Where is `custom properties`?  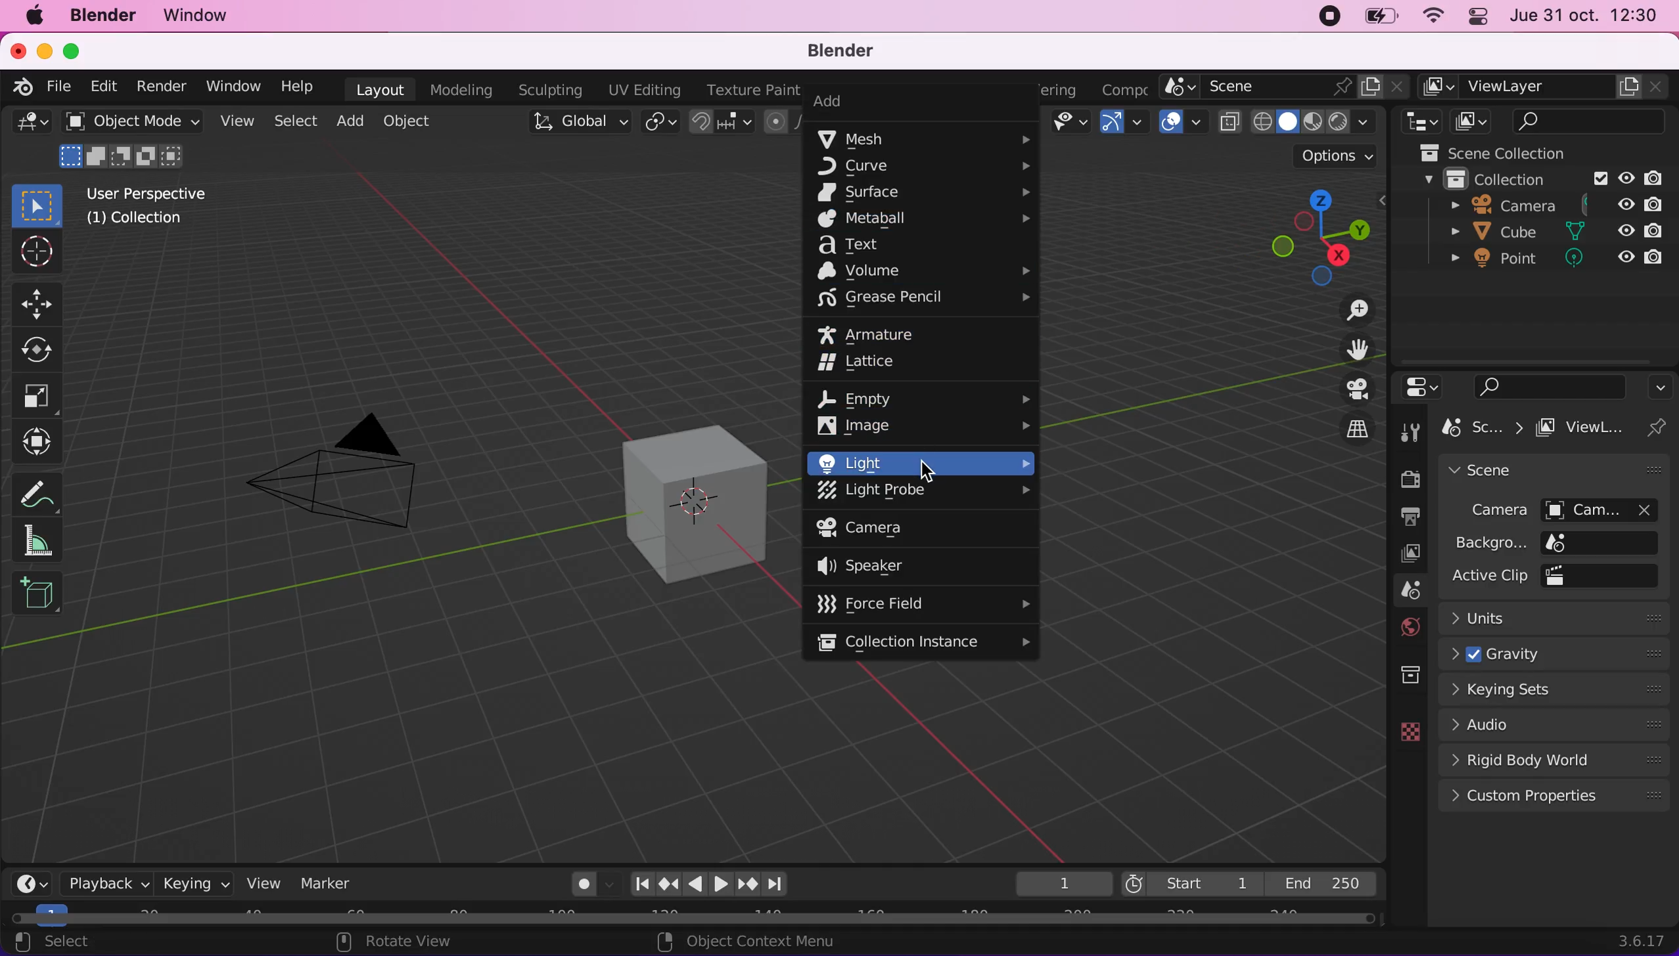 custom properties is located at coordinates (1554, 798).